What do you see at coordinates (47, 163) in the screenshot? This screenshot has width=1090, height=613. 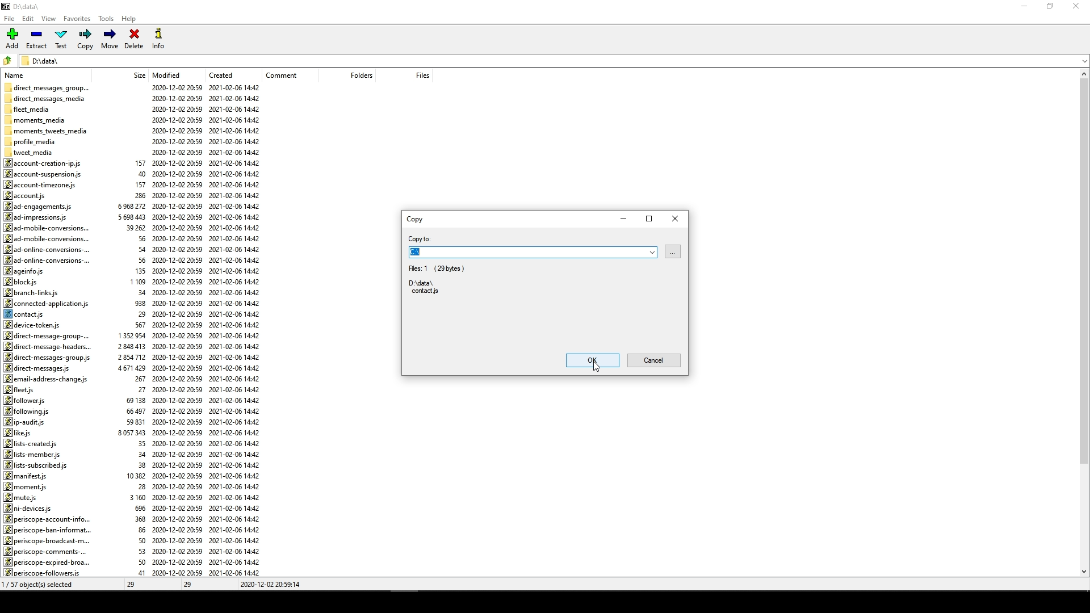 I see `account-creation-ip.js` at bounding box center [47, 163].